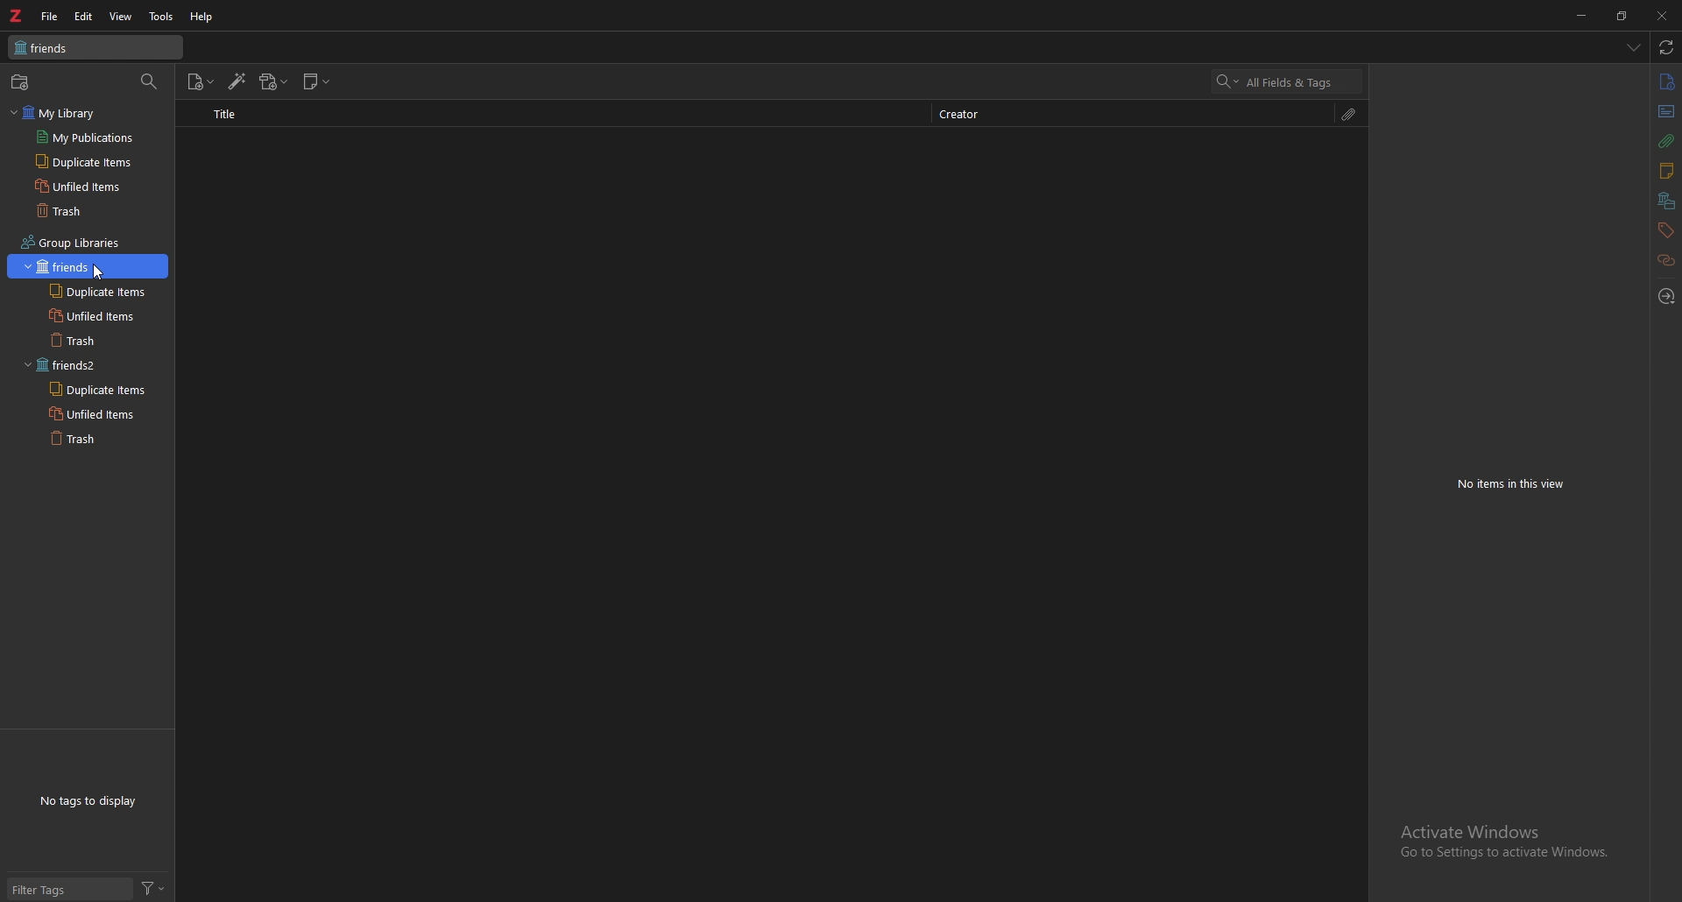 Image resolution: width=1682 pixels, height=902 pixels. Describe the element at coordinates (17, 15) in the screenshot. I see `zotero` at that location.